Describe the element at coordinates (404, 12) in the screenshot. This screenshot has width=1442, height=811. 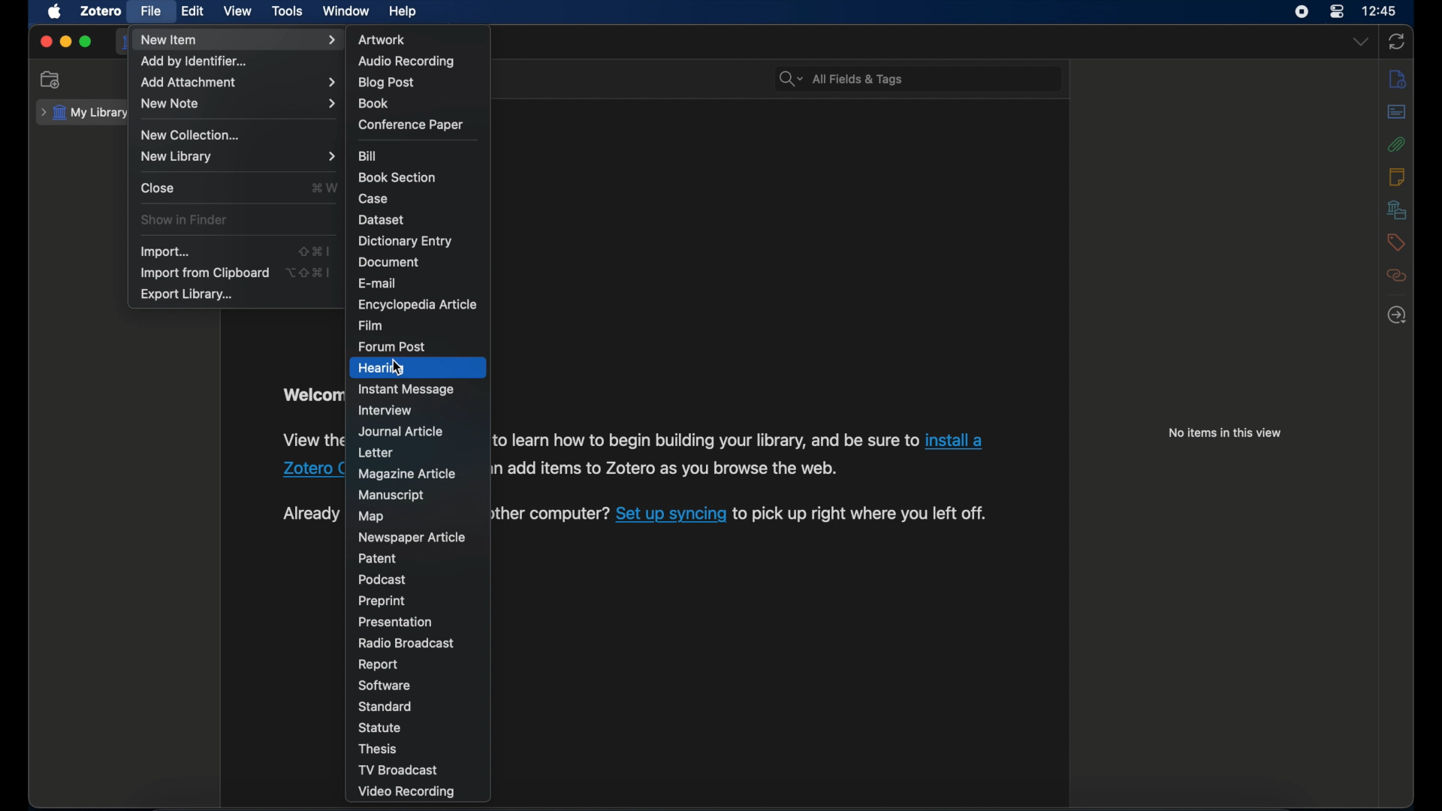
I see `help` at that location.